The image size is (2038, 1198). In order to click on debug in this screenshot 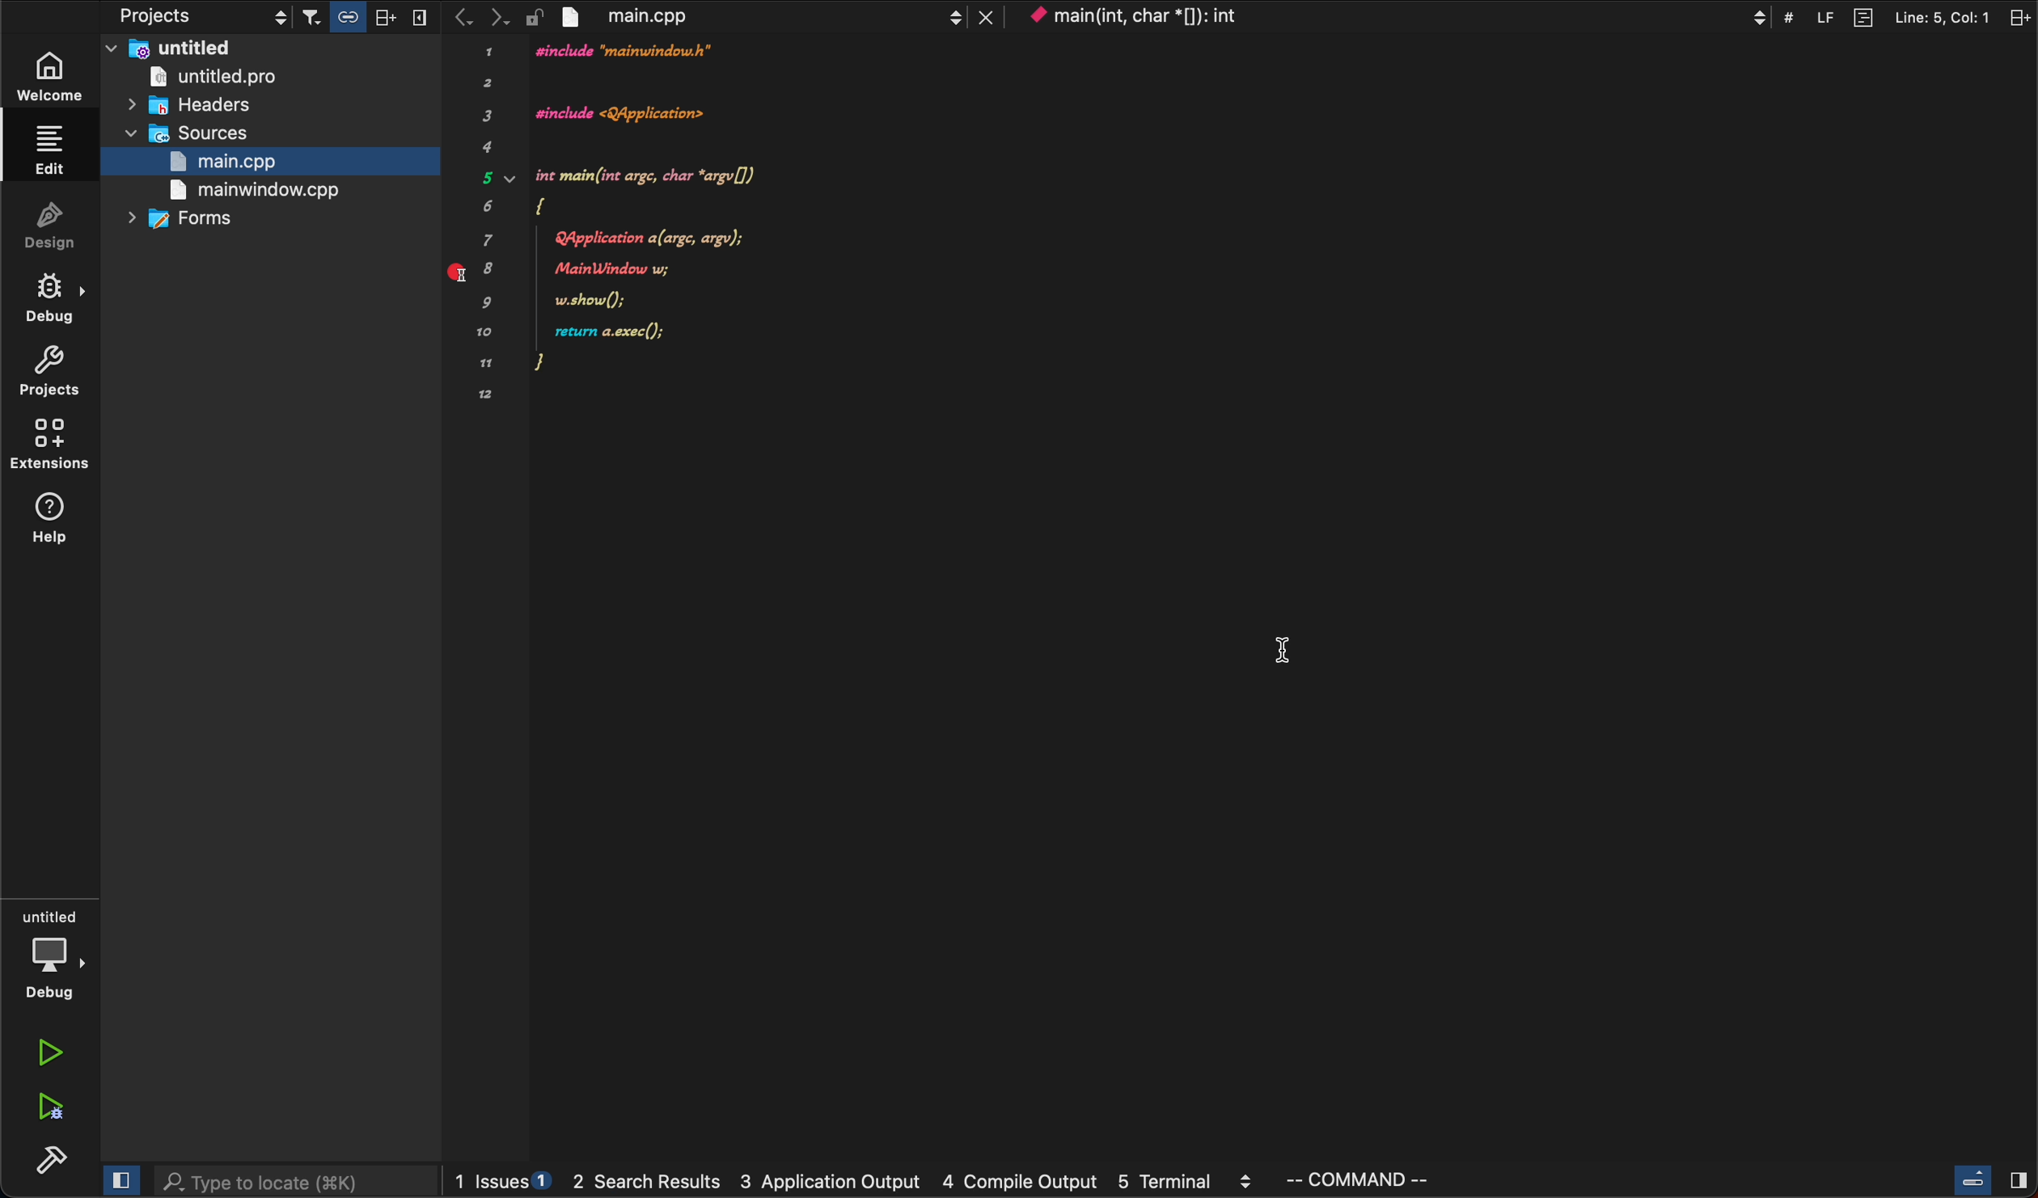, I will do `click(54, 297)`.